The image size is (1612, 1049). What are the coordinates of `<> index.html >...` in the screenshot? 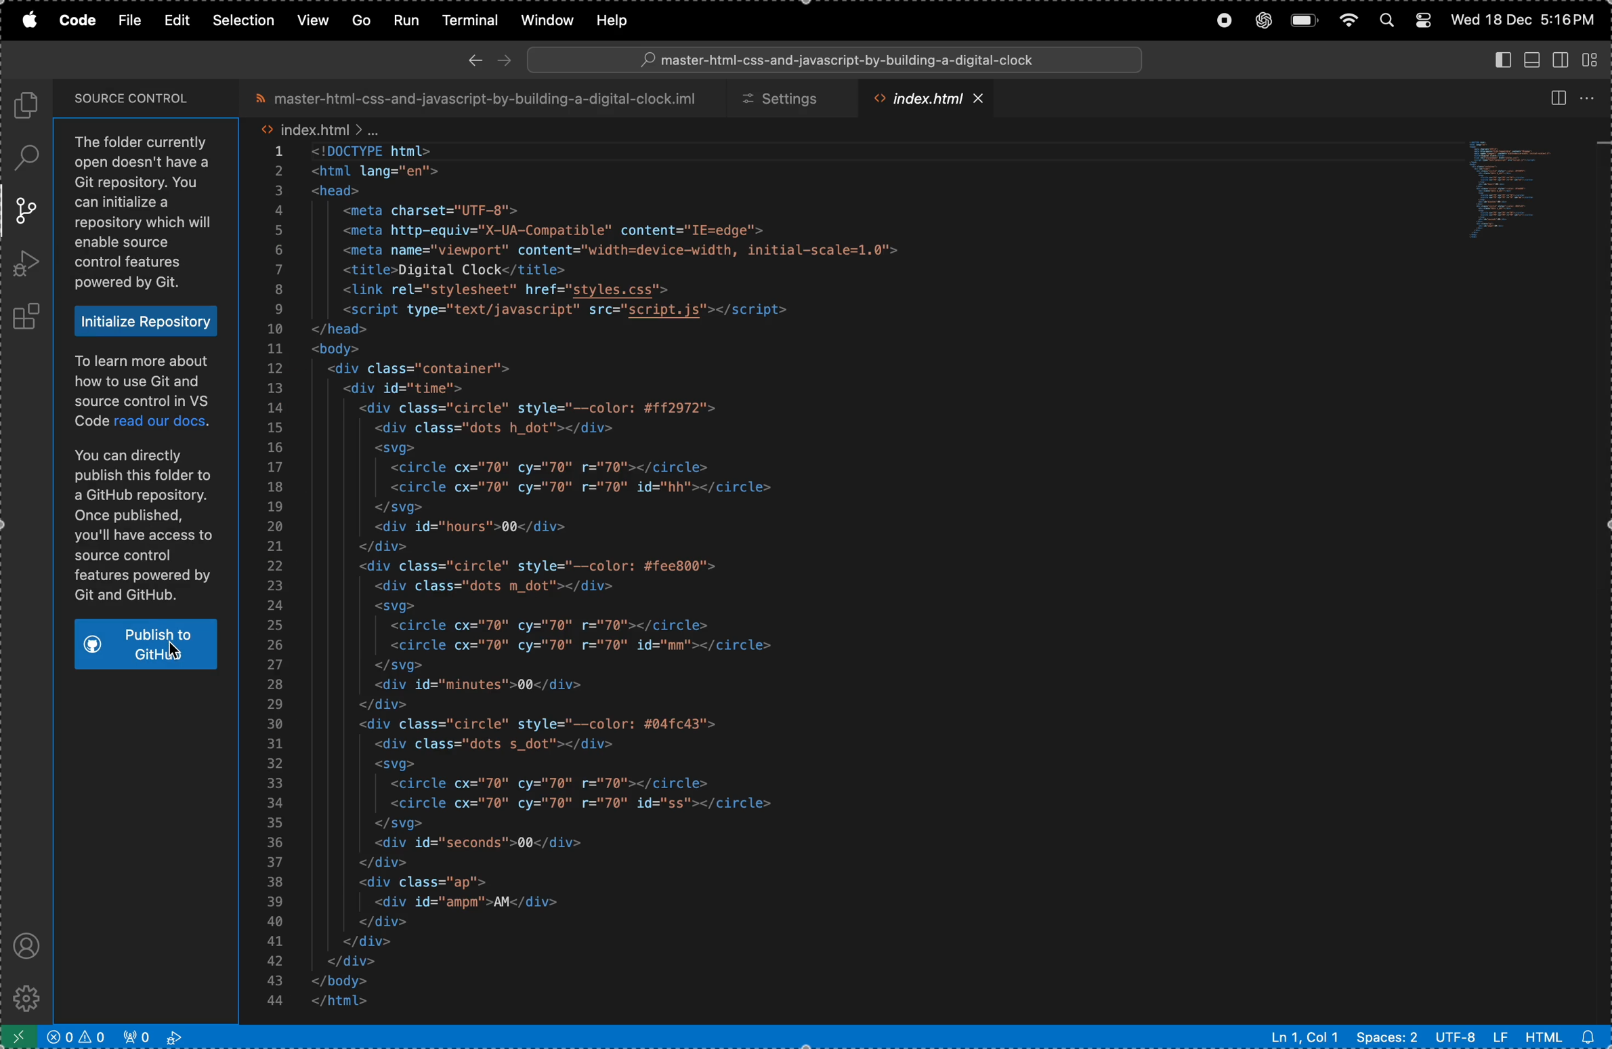 It's located at (322, 128).